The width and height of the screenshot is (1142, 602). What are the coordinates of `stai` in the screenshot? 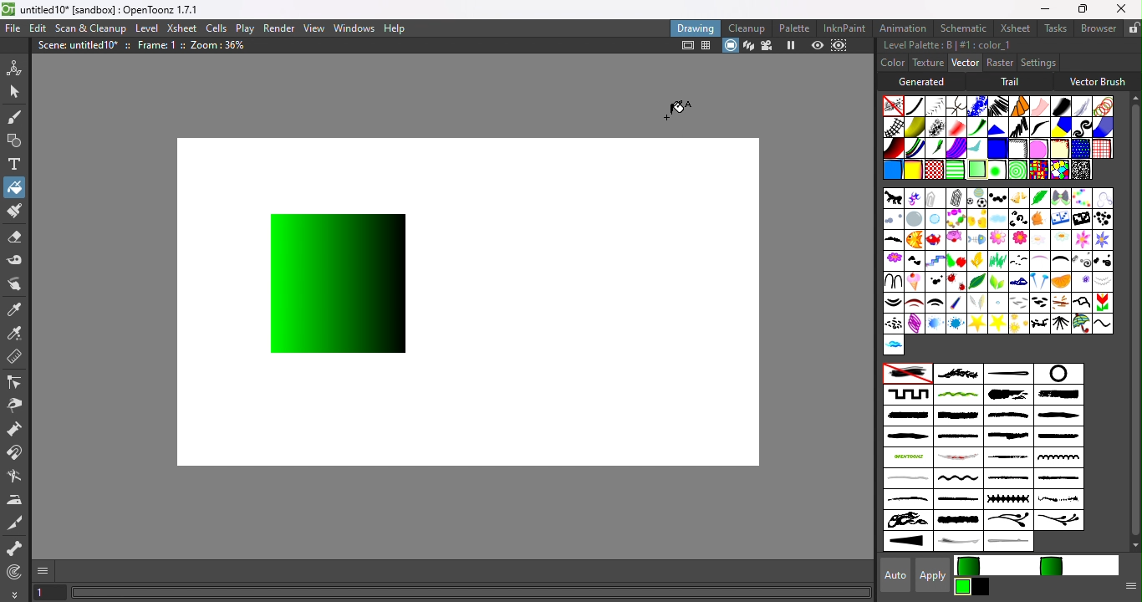 It's located at (956, 324).